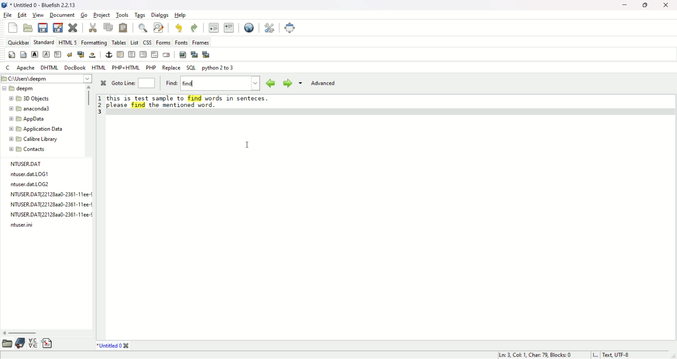  Describe the element at coordinates (47, 55) in the screenshot. I see `emphasis` at that location.